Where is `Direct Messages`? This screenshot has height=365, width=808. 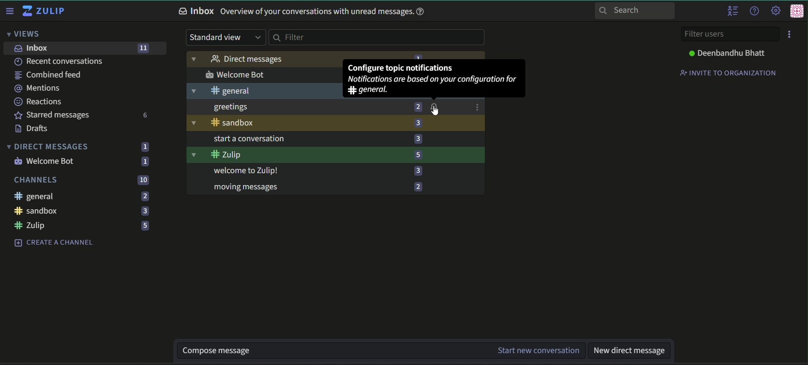
Direct Messages is located at coordinates (48, 146).